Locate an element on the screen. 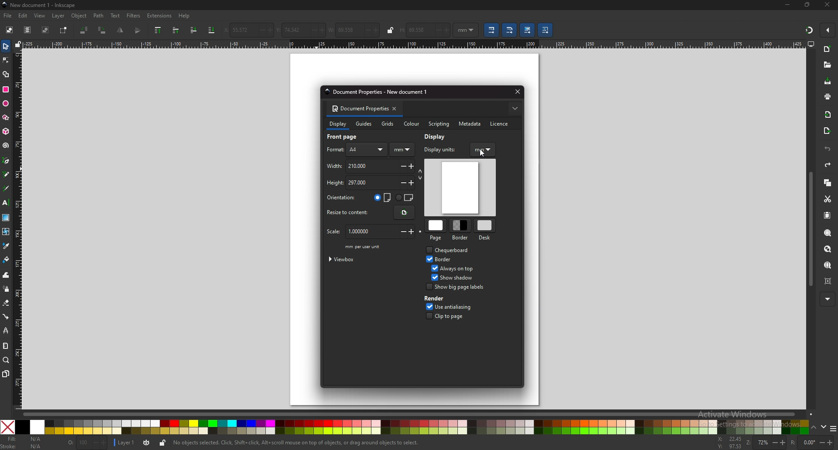 This screenshot has width=838, height=450. render is located at coordinates (438, 299).